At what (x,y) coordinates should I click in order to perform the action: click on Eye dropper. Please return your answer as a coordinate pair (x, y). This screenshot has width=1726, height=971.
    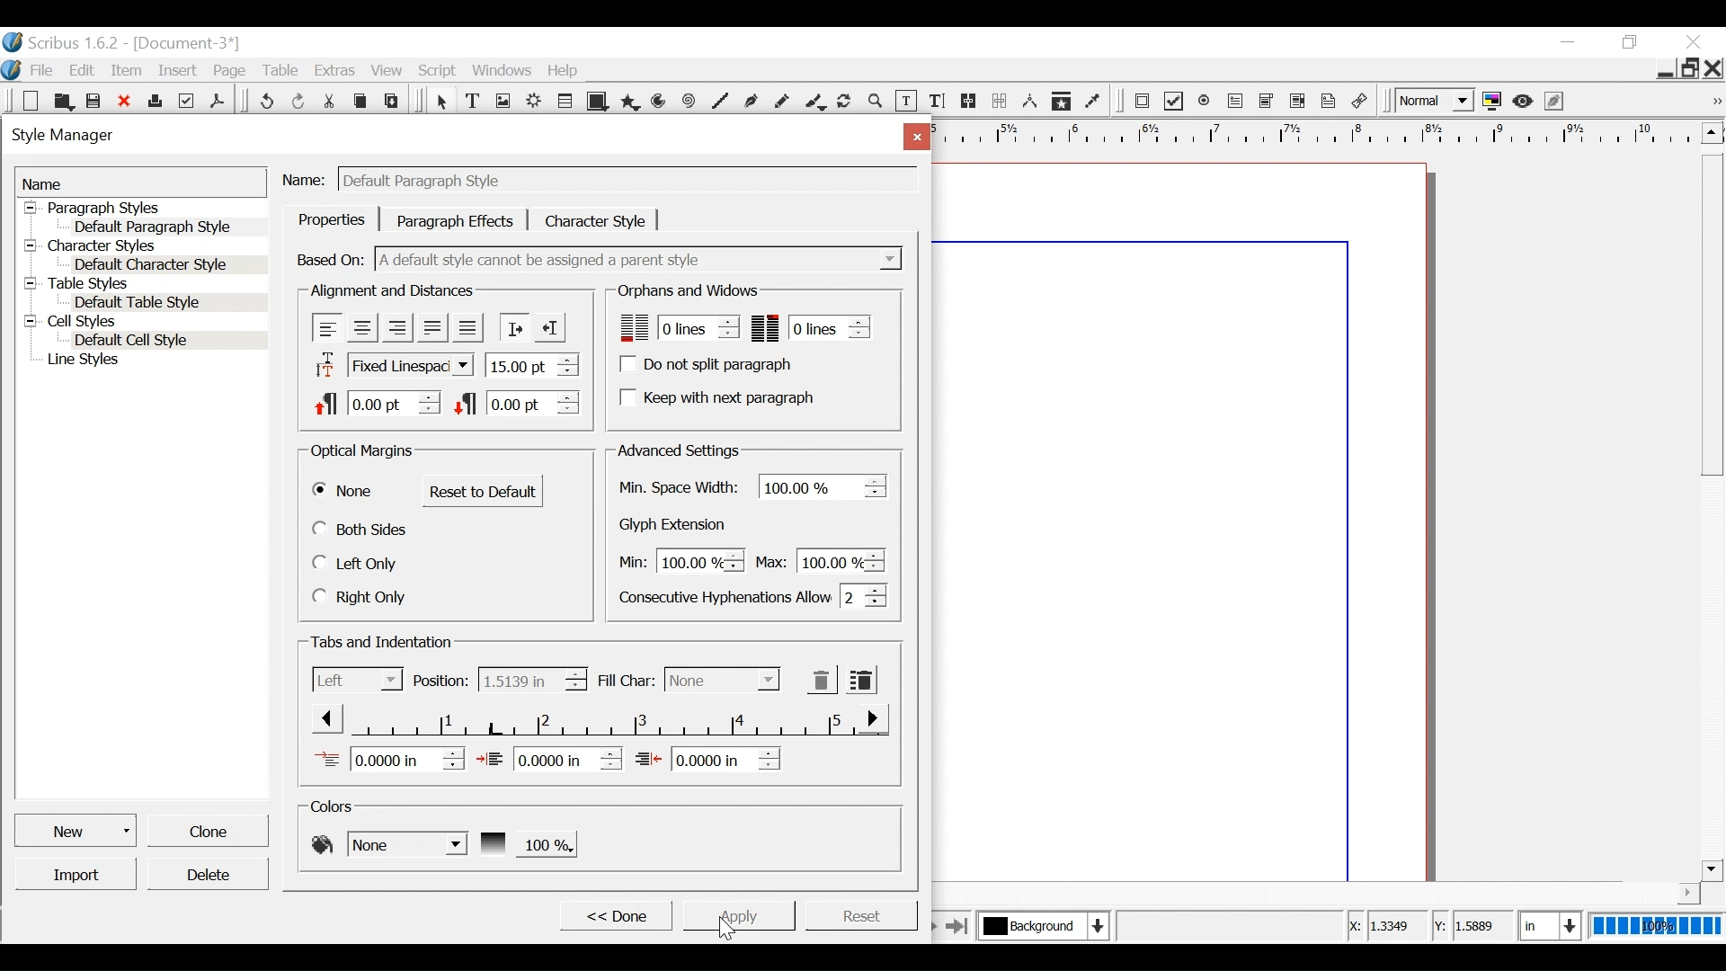
    Looking at the image, I should click on (1094, 102).